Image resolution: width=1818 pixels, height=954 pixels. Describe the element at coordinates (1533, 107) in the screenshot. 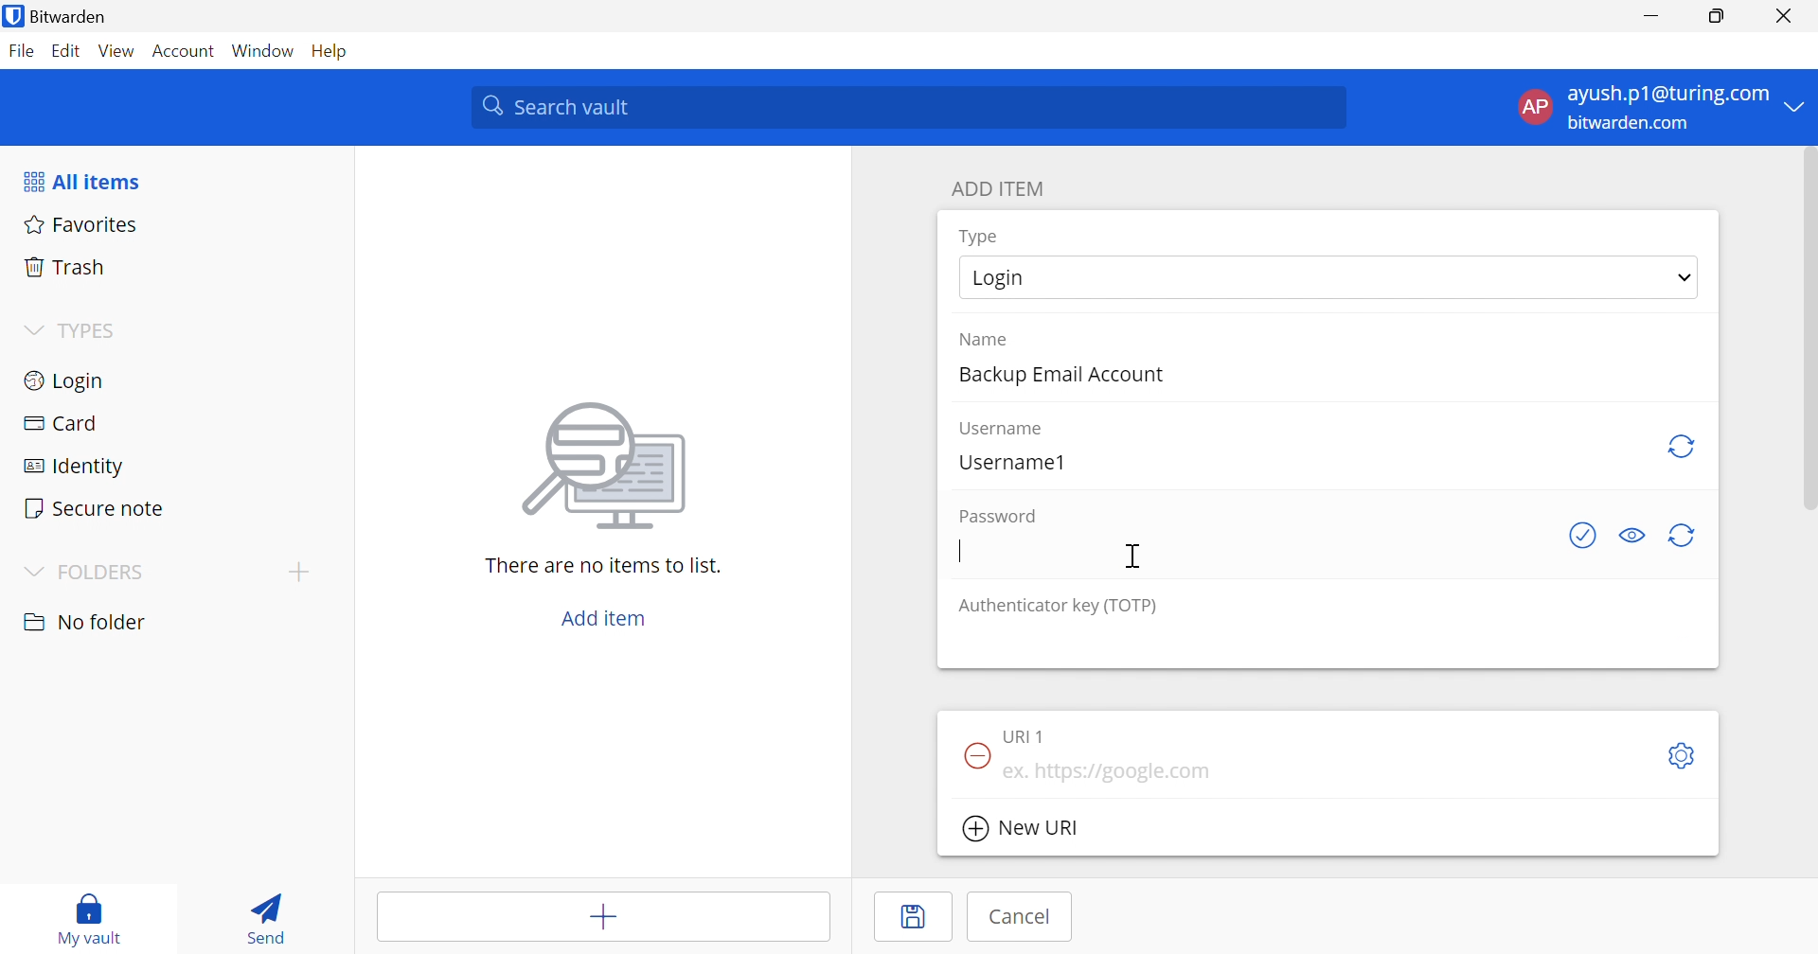

I see `AP` at that location.